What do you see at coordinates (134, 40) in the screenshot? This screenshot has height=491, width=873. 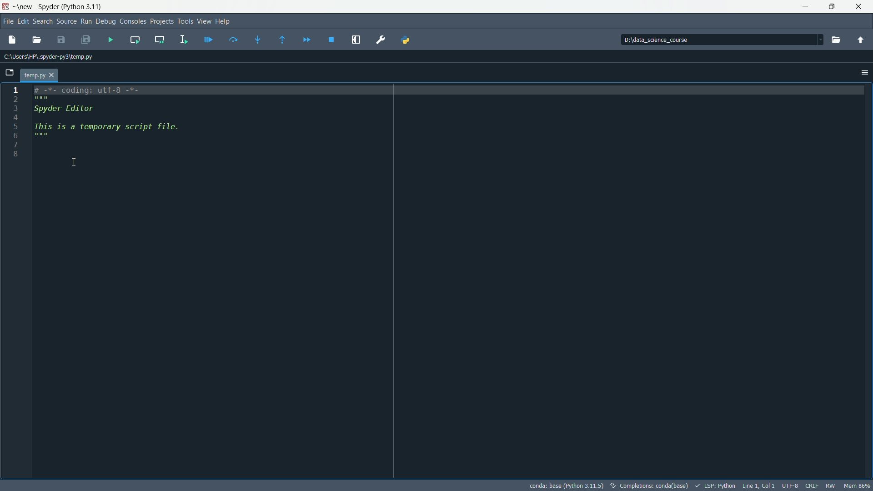 I see `run current cell` at bounding box center [134, 40].